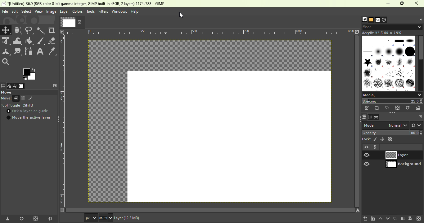  Describe the element at coordinates (19, 106) in the screenshot. I see `tool toggle ` at that location.